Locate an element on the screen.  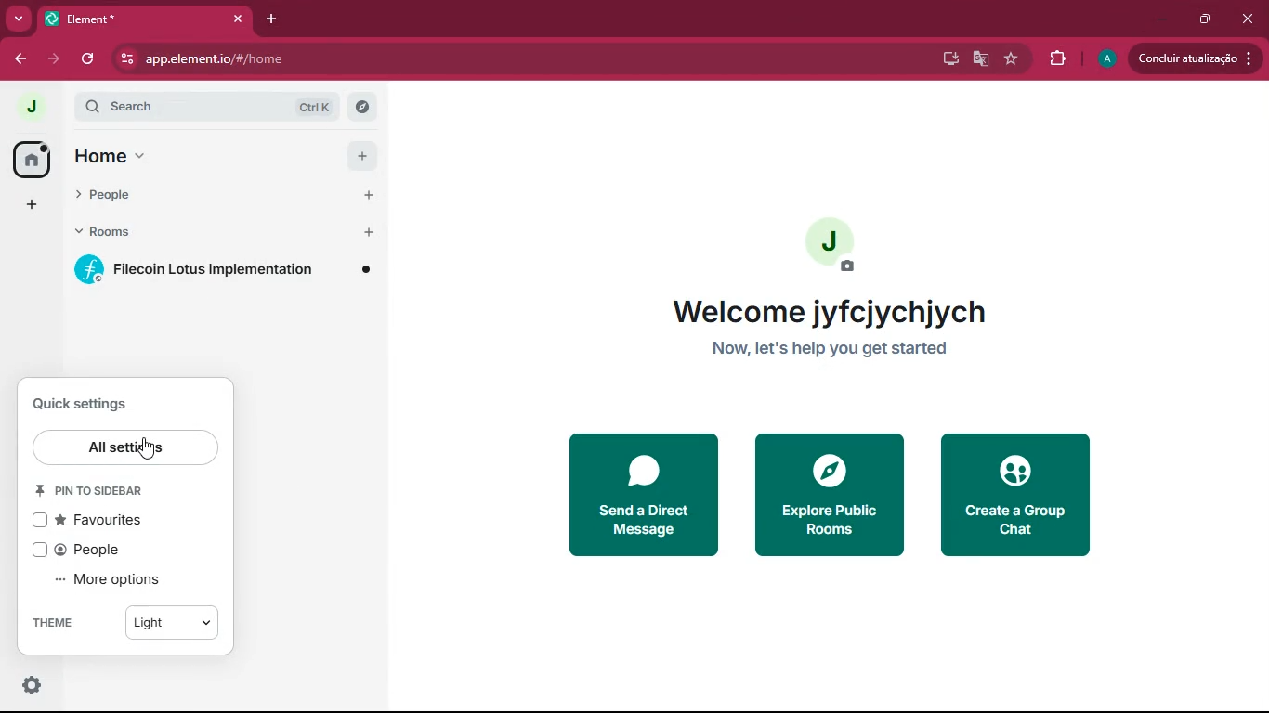
add button is located at coordinates (363, 156).